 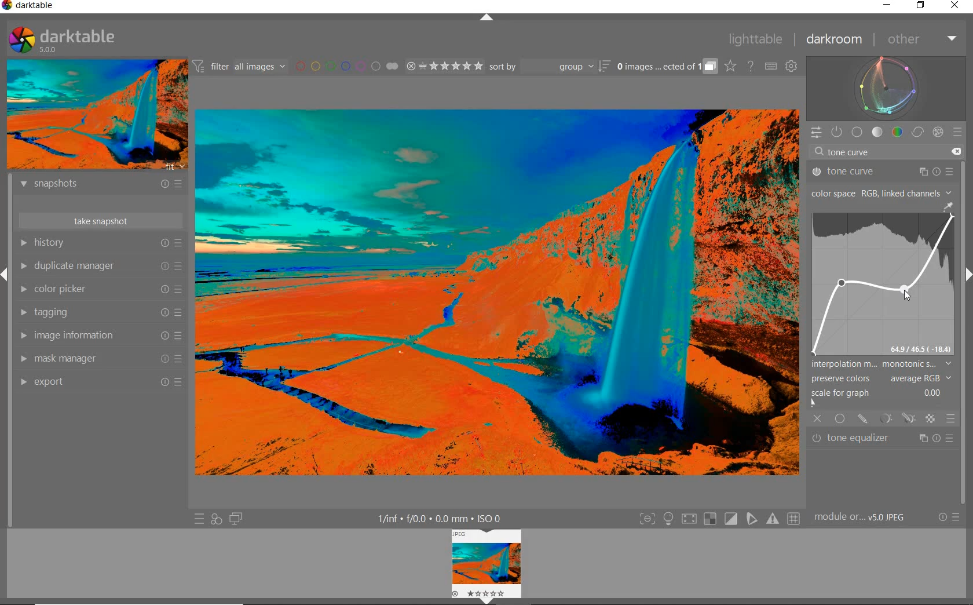 What do you see at coordinates (101, 359) in the screenshot?
I see `mask manager` at bounding box center [101, 359].